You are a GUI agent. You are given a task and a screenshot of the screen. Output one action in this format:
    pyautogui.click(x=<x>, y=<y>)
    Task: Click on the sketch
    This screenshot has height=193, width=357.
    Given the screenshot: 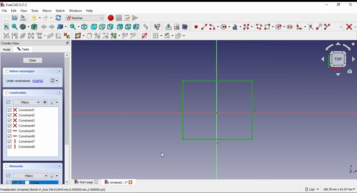 What is the action you would take?
    pyautogui.click(x=61, y=11)
    